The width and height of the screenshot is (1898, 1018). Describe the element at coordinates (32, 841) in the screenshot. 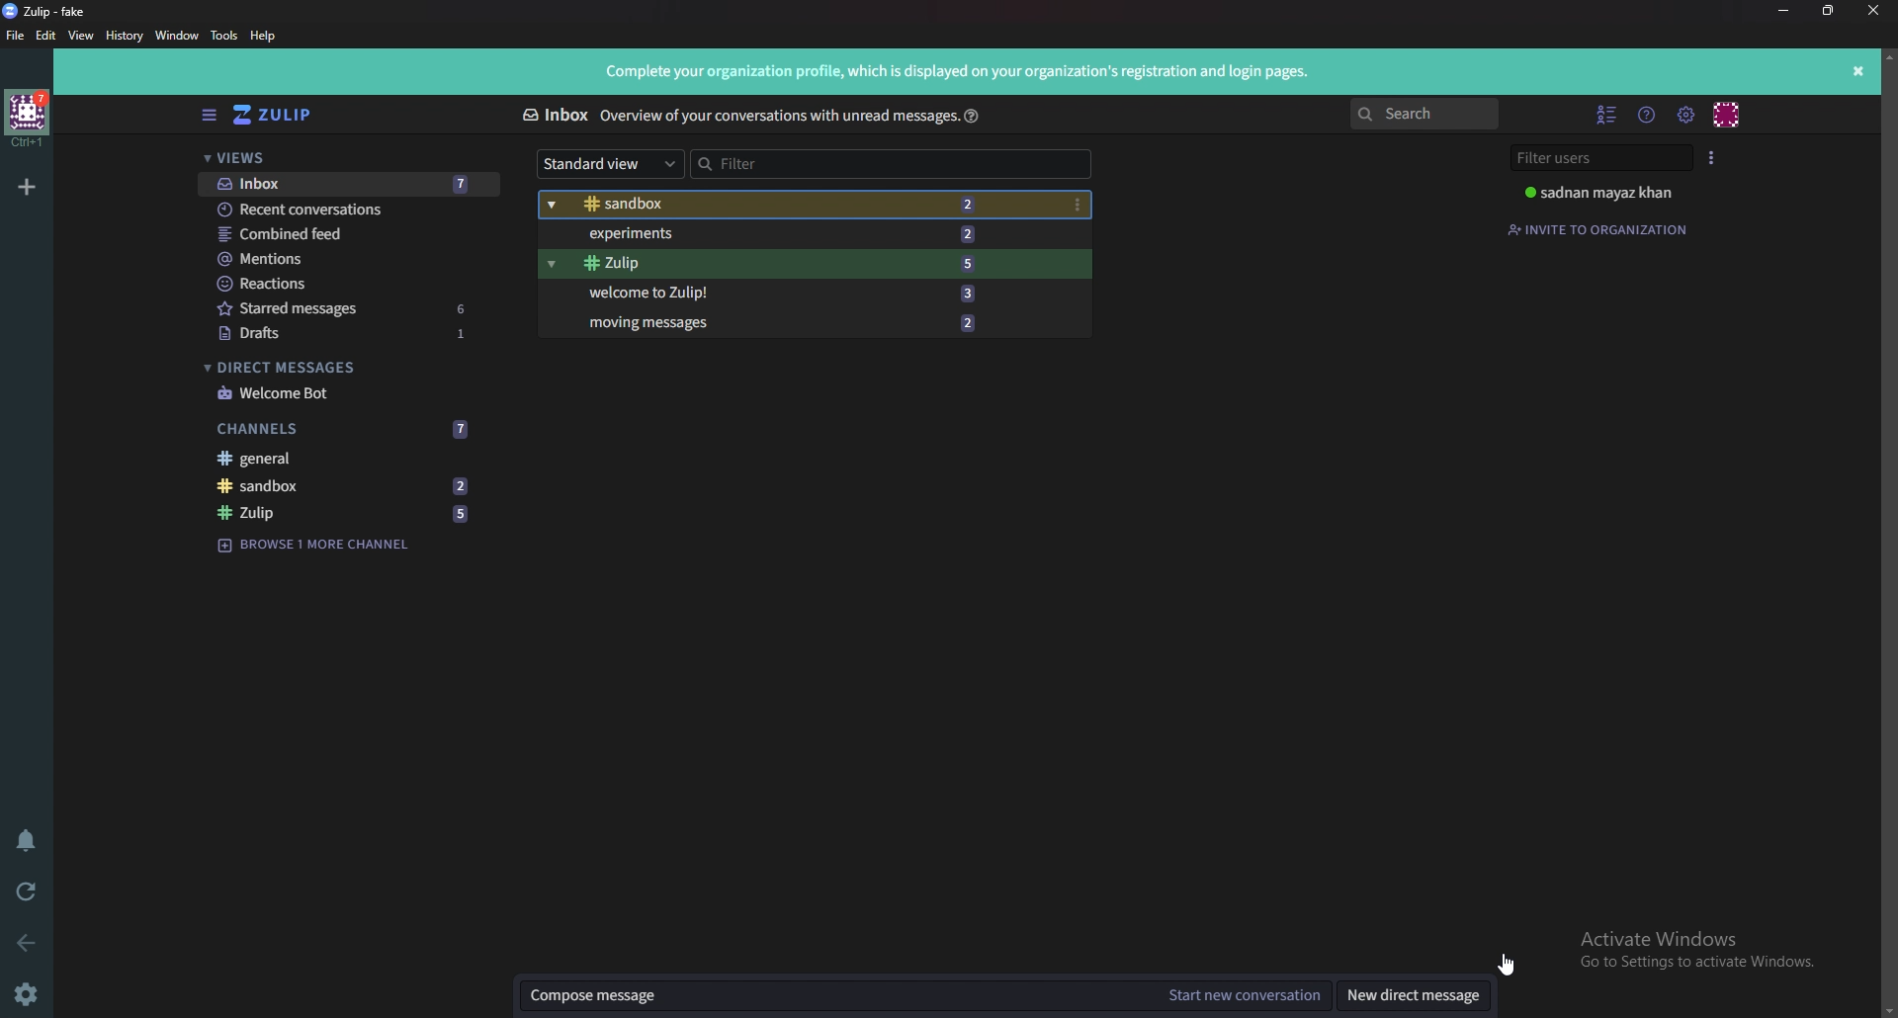

I see `Enable do not disturb` at that location.